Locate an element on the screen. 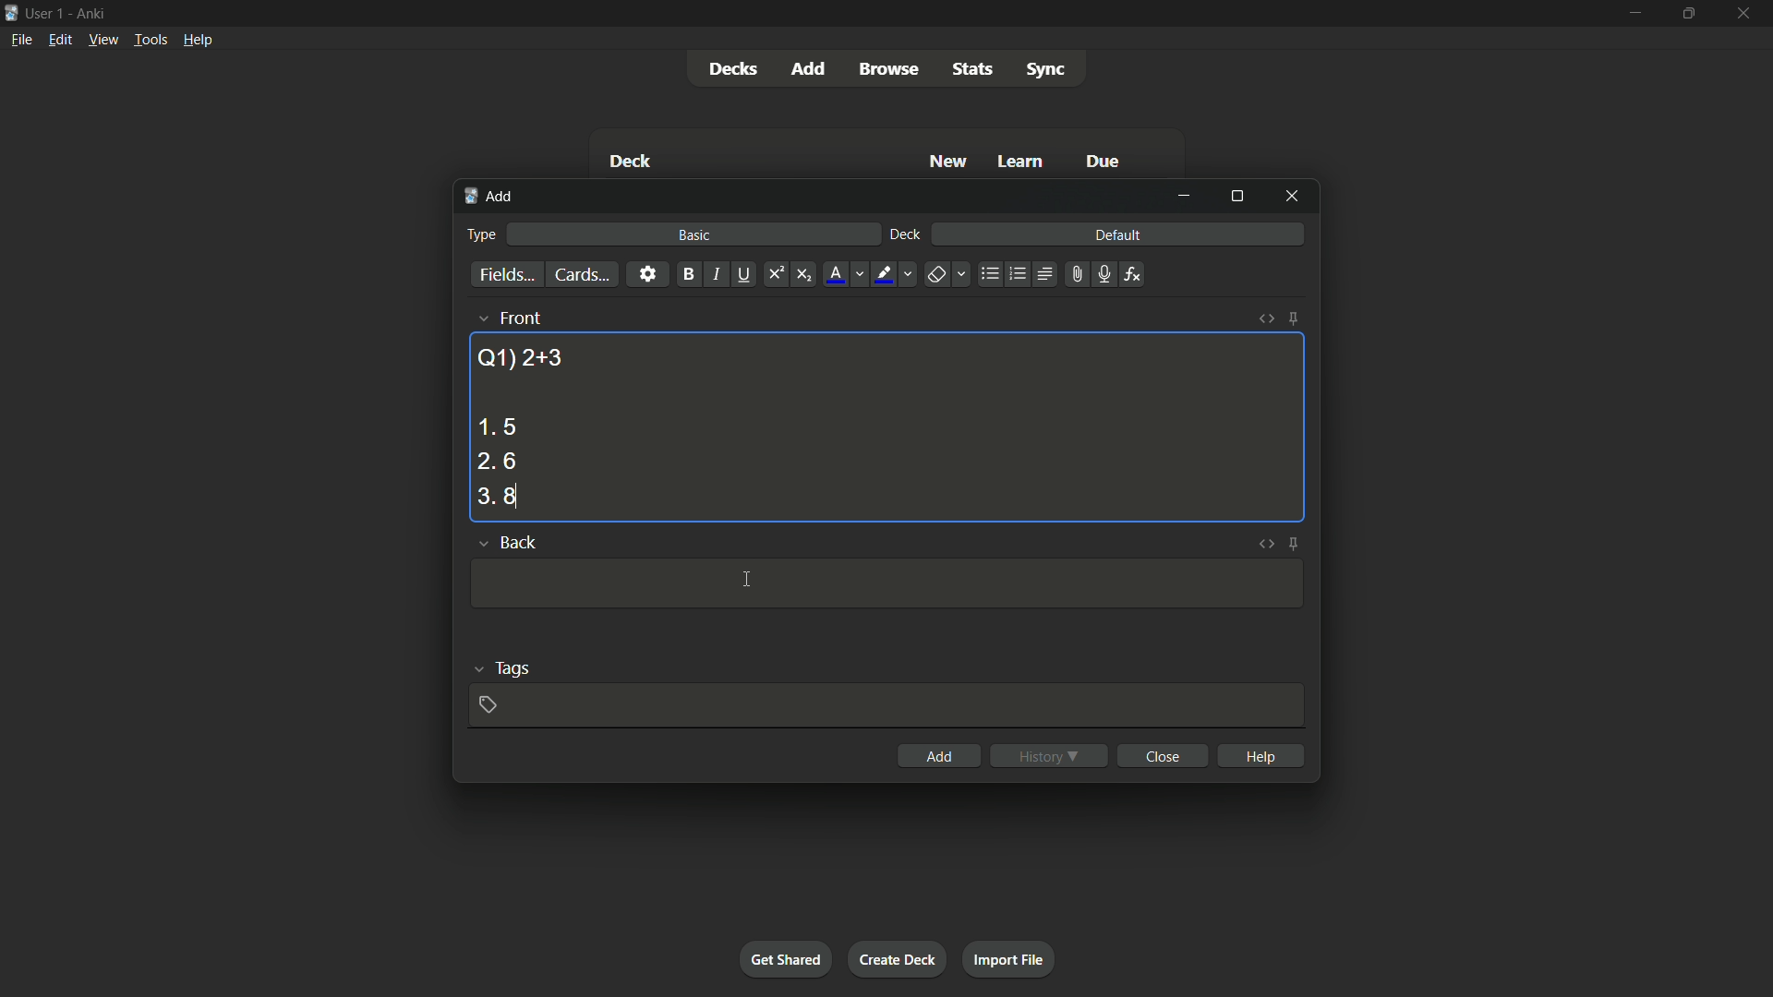 Image resolution: width=1773 pixels, height=997 pixels. underline is located at coordinates (743, 274).